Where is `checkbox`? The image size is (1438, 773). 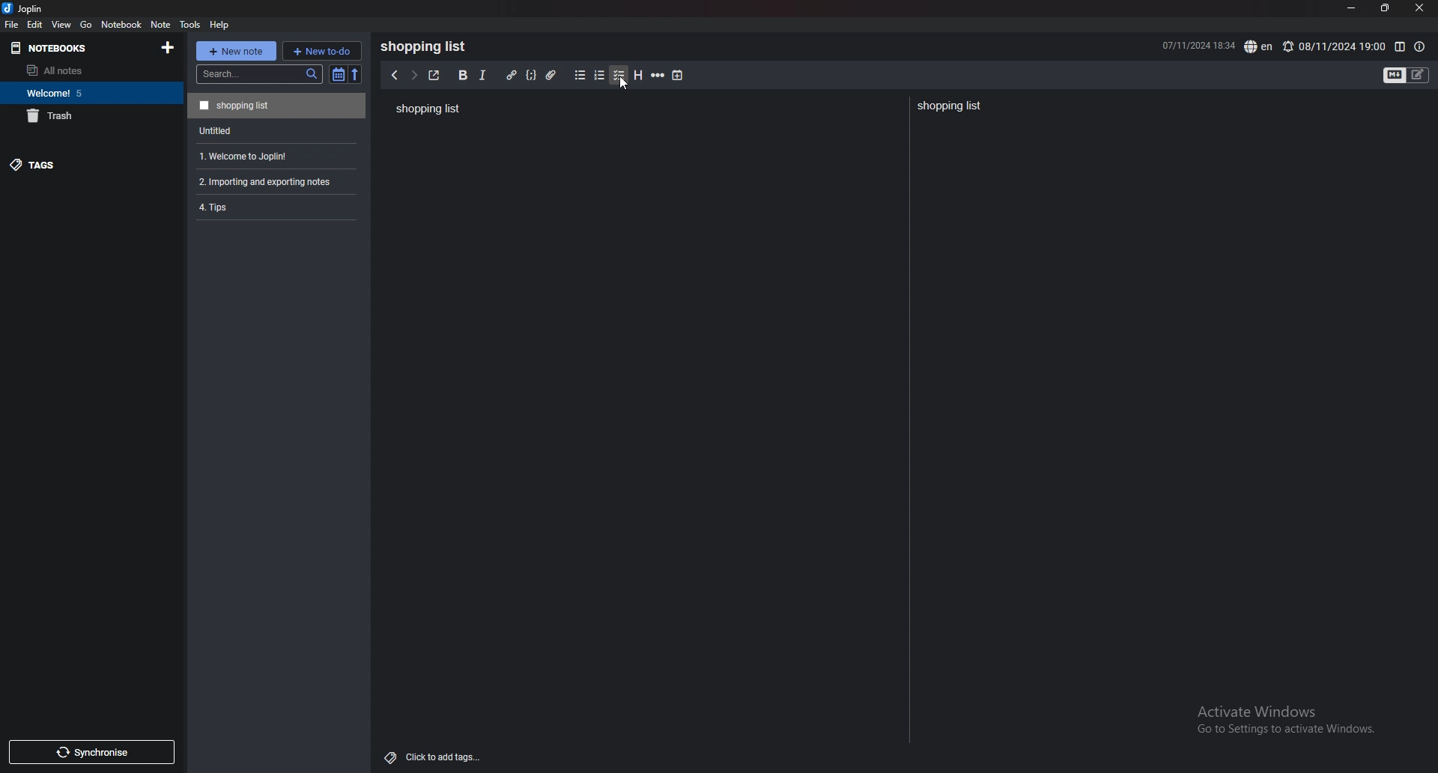
checkbox is located at coordinates (619, 76).